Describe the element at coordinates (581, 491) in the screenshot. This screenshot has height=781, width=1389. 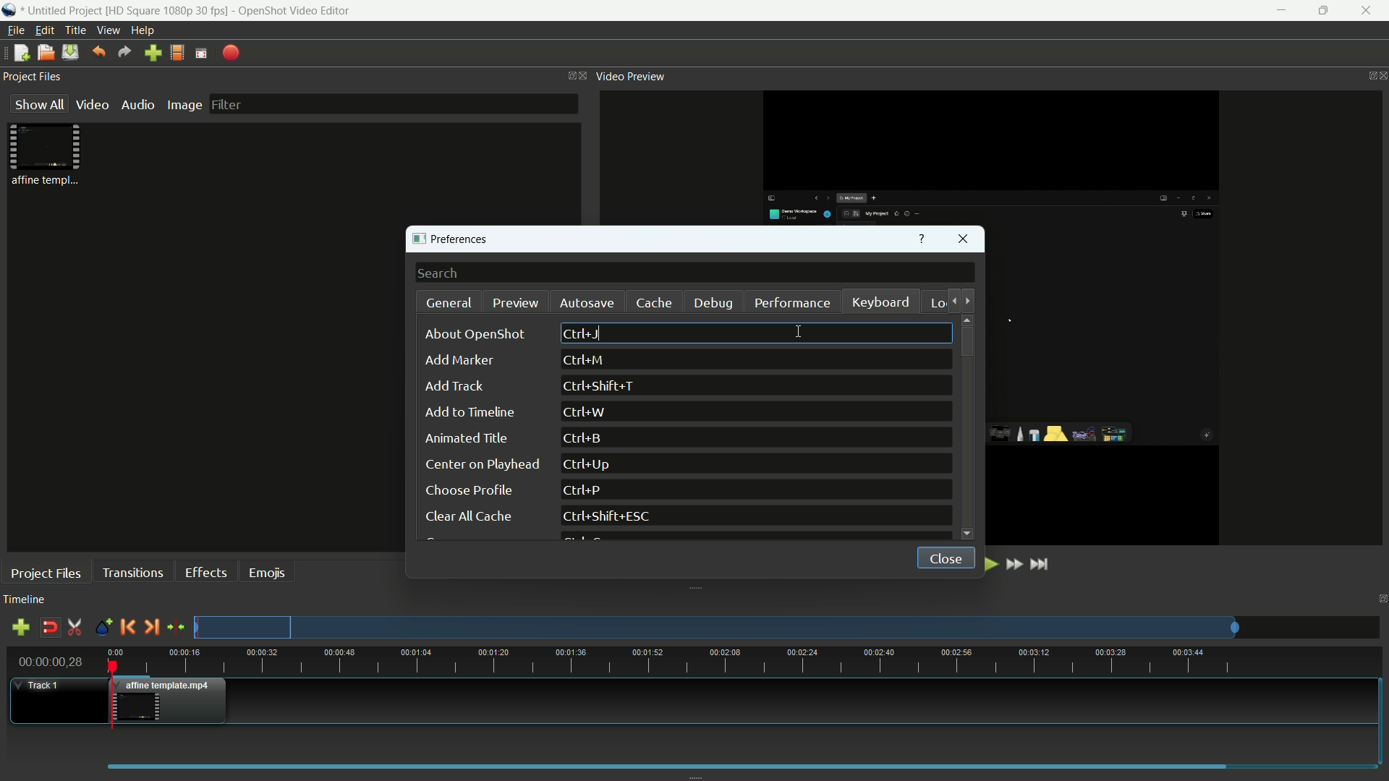
I see `keyboard shortcut` at that location.